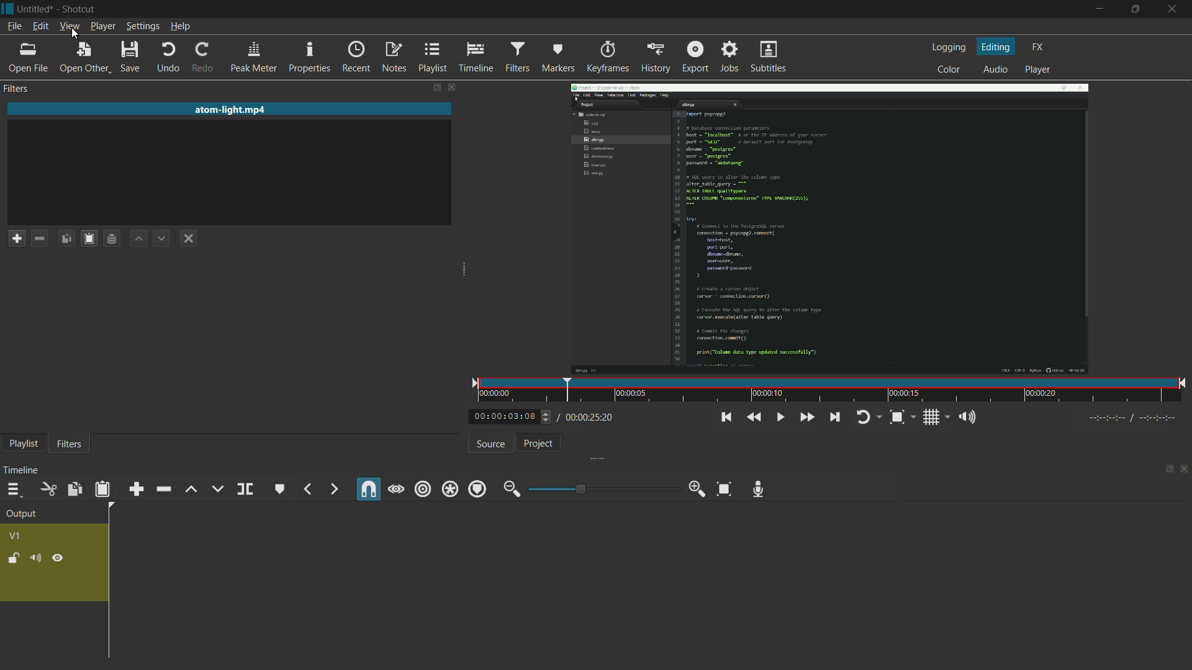 This screenshot has width=1192, height=670. Describe the element at coordinates (114, 238) in the screenshot. I see `save filter set` at that location.